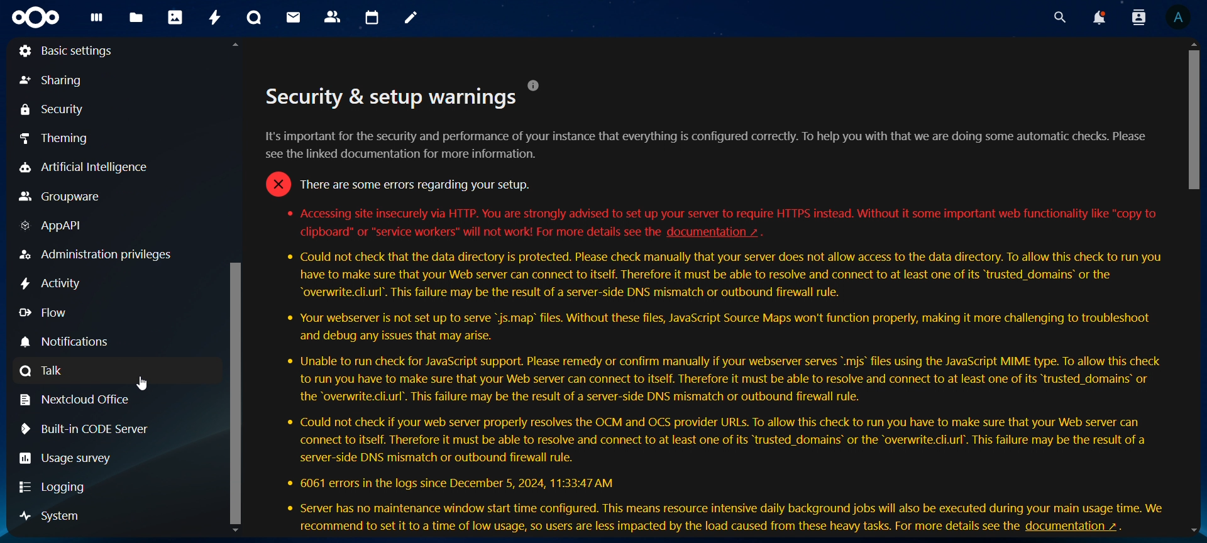  Describe the element at coordinates (397, 95) in the screenshot. I see `Security & setup warnings °` at that location.